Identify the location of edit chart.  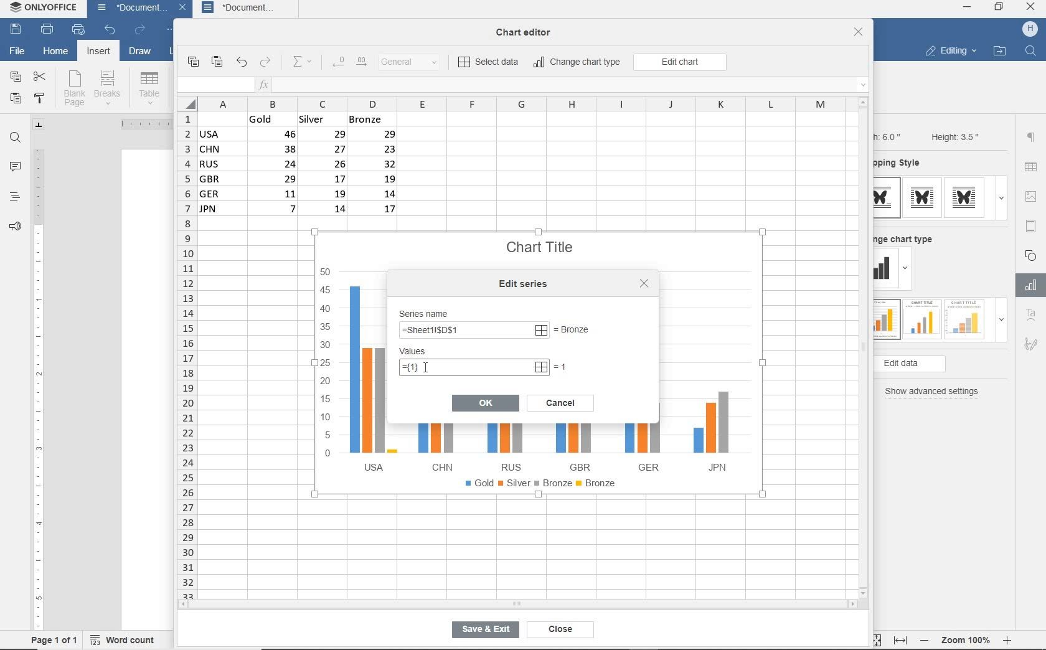
(680, 62).